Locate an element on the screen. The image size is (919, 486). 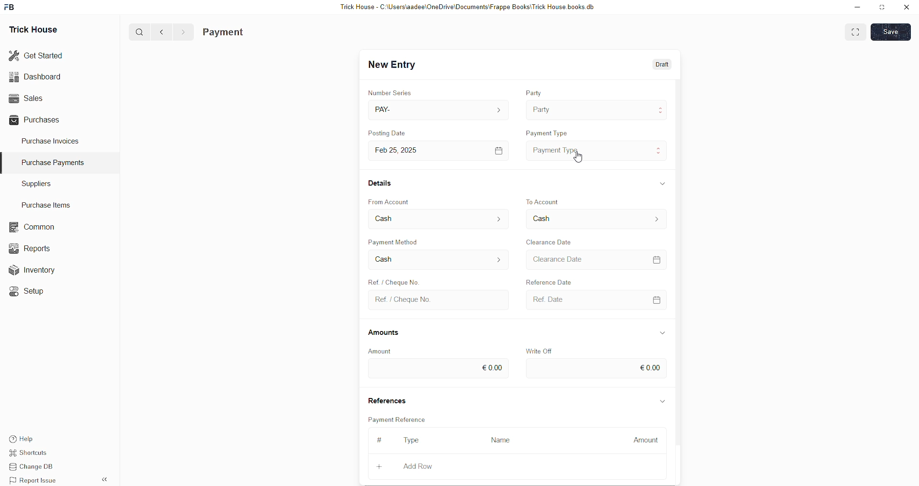
To Account is located at coordinates (551, 218).